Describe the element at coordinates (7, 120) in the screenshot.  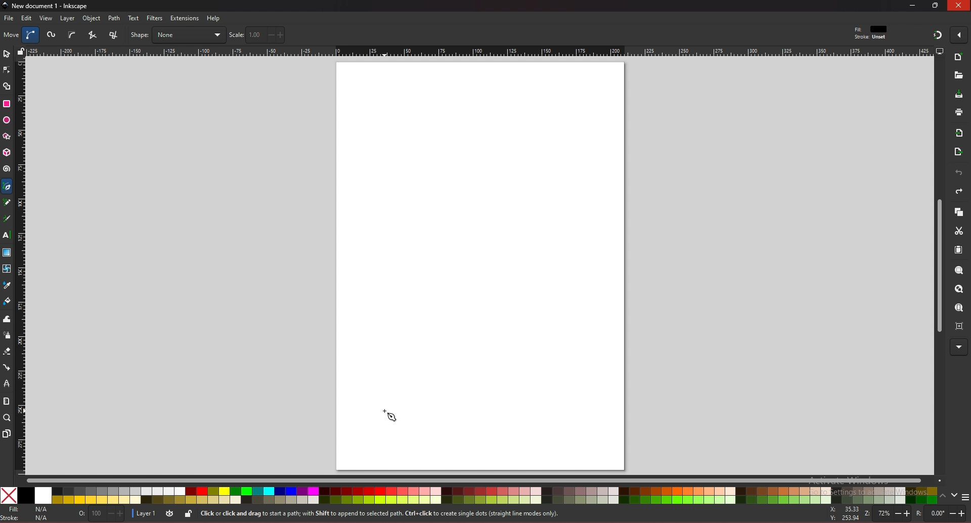
I see `ellipse` at that location.